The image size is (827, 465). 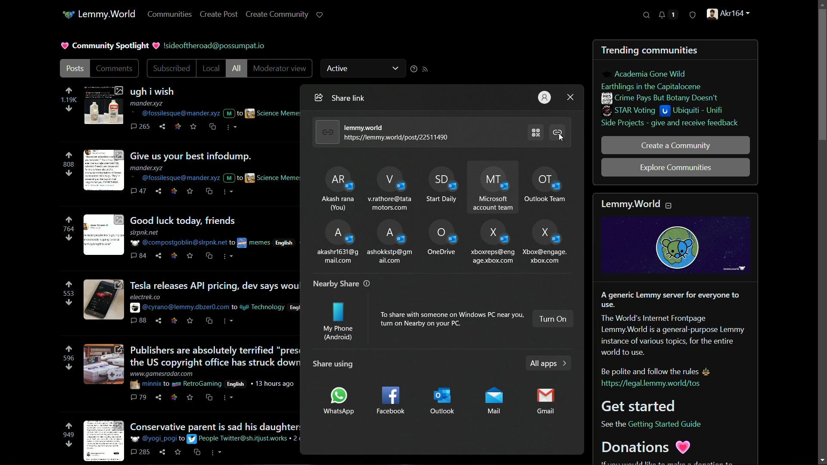 What do you see at coordinates (69, 229) in the screenshot?
I see `764` at bounding box center [69, 229].